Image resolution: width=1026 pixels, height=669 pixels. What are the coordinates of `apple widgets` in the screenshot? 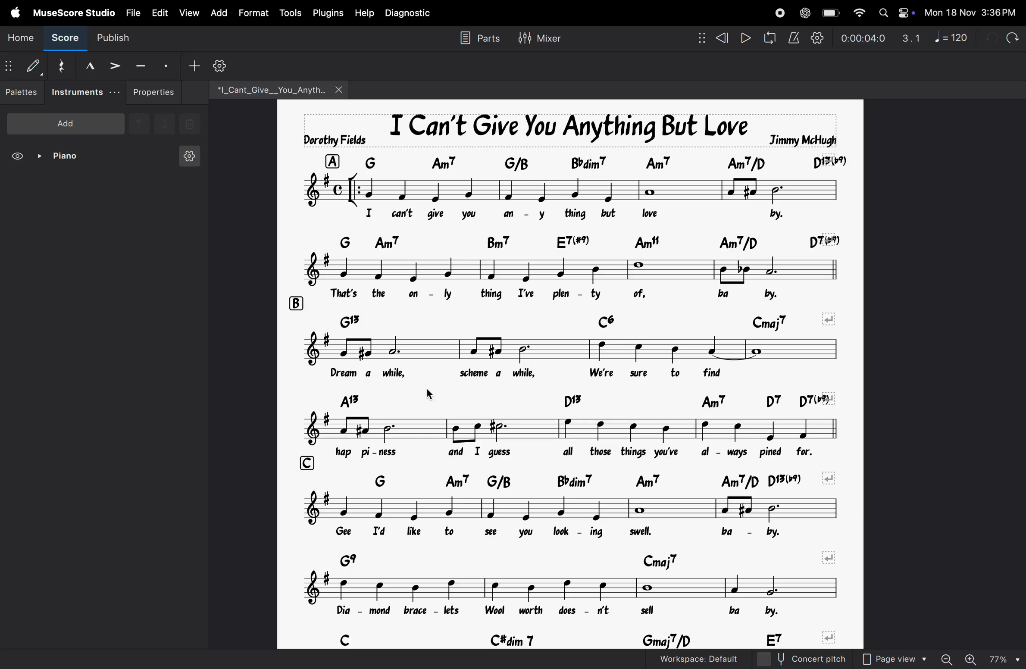 It's located at (894, 13).